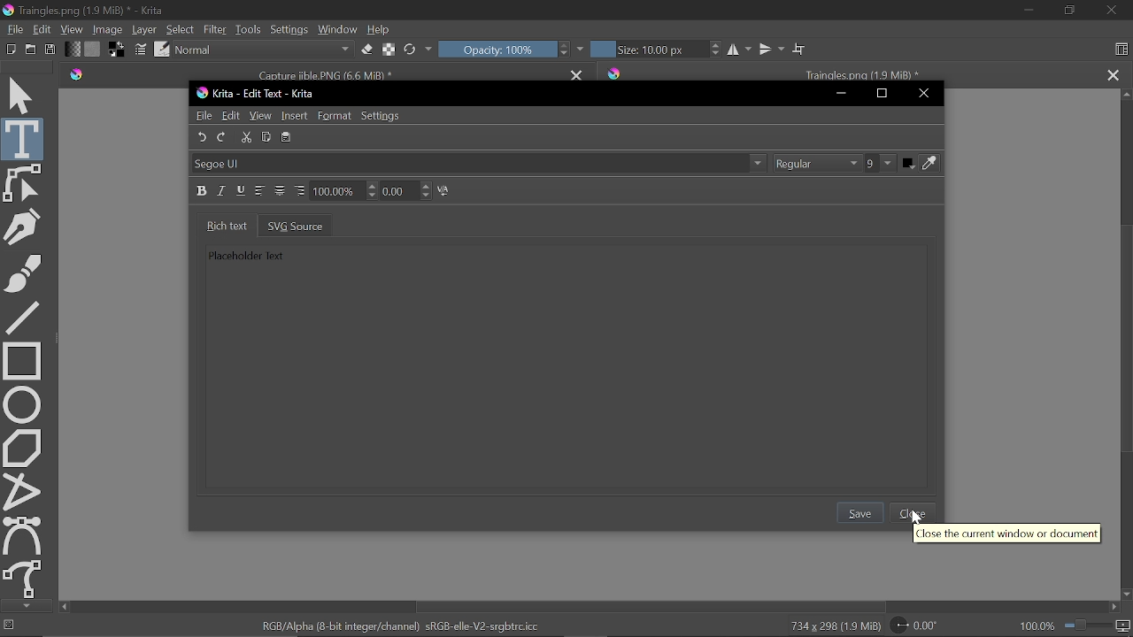  What do you see at coordinates (223, 137) in the screenshot?
I see `Redo` at bounding box center [223, 137].